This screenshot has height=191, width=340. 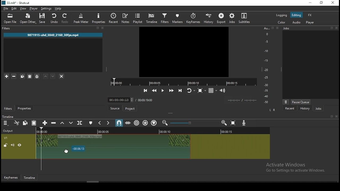 I want to click on settings, so click(x=46, y=8).